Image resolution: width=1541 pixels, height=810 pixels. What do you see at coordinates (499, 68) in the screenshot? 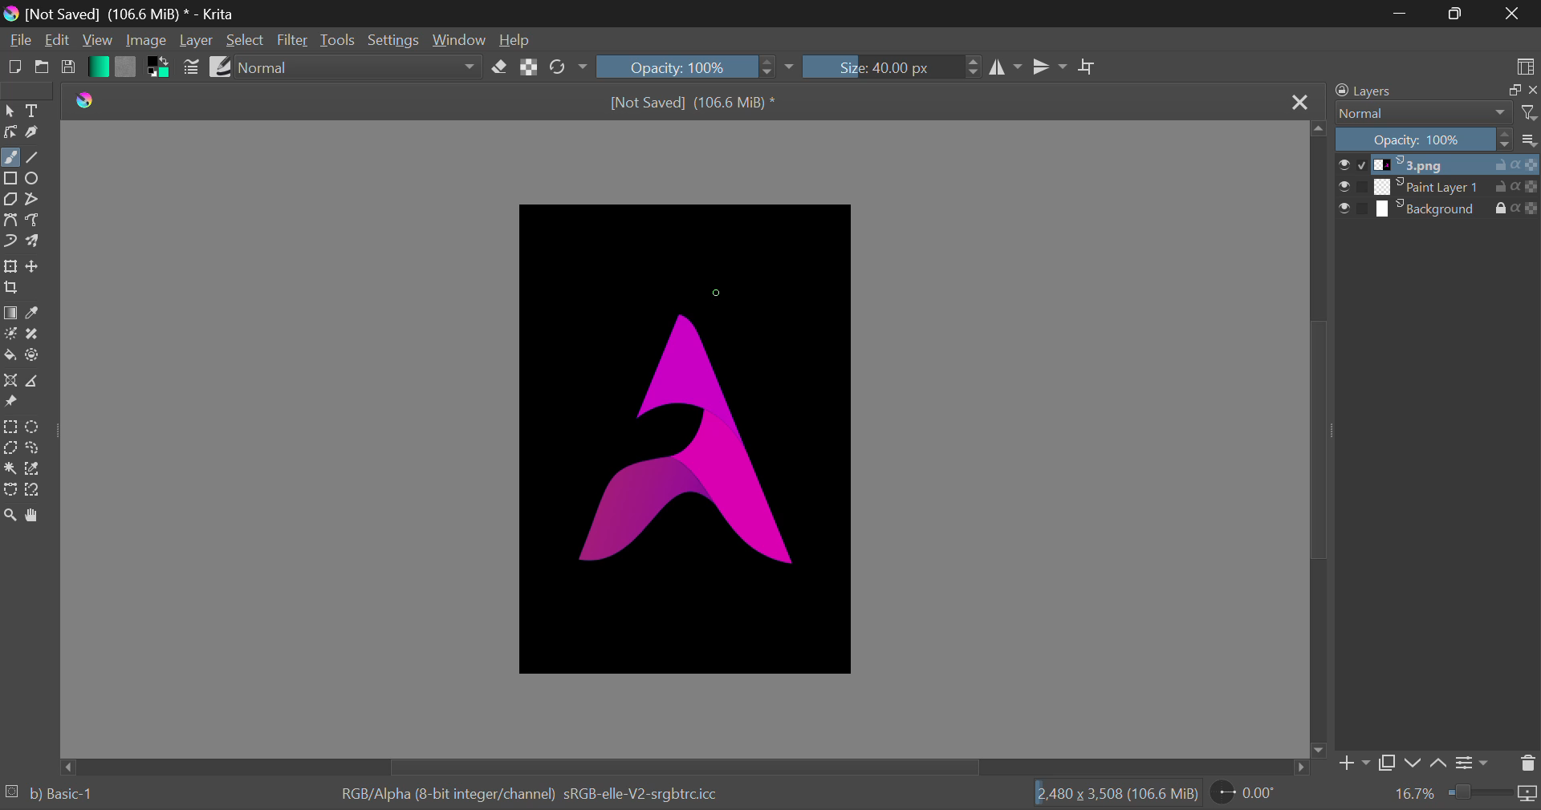
I see `Erase` at bounding box center [499, 68].